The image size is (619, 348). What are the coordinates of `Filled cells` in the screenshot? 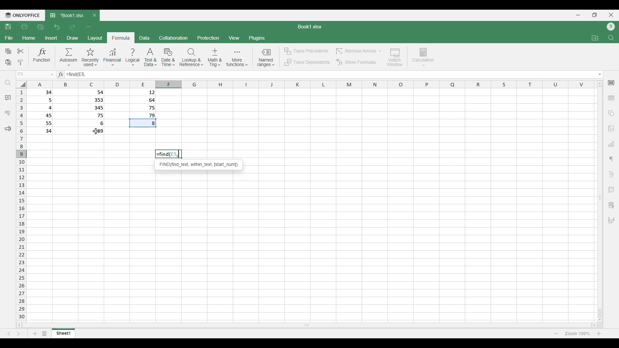 It's located at (42, 111).